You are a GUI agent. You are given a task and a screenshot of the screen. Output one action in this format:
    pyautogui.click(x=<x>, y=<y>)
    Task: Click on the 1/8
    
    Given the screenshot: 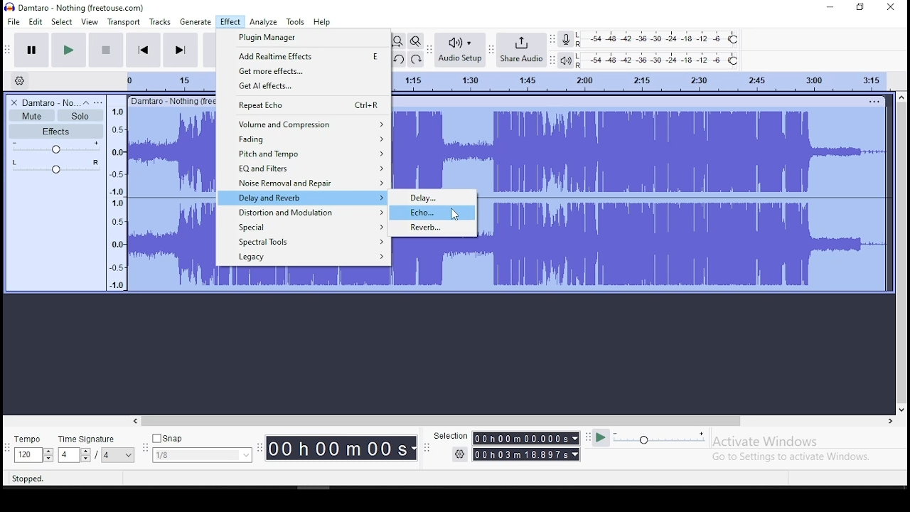 What is the action you would take?
    pyautogui.click(x=192, y=455)
    